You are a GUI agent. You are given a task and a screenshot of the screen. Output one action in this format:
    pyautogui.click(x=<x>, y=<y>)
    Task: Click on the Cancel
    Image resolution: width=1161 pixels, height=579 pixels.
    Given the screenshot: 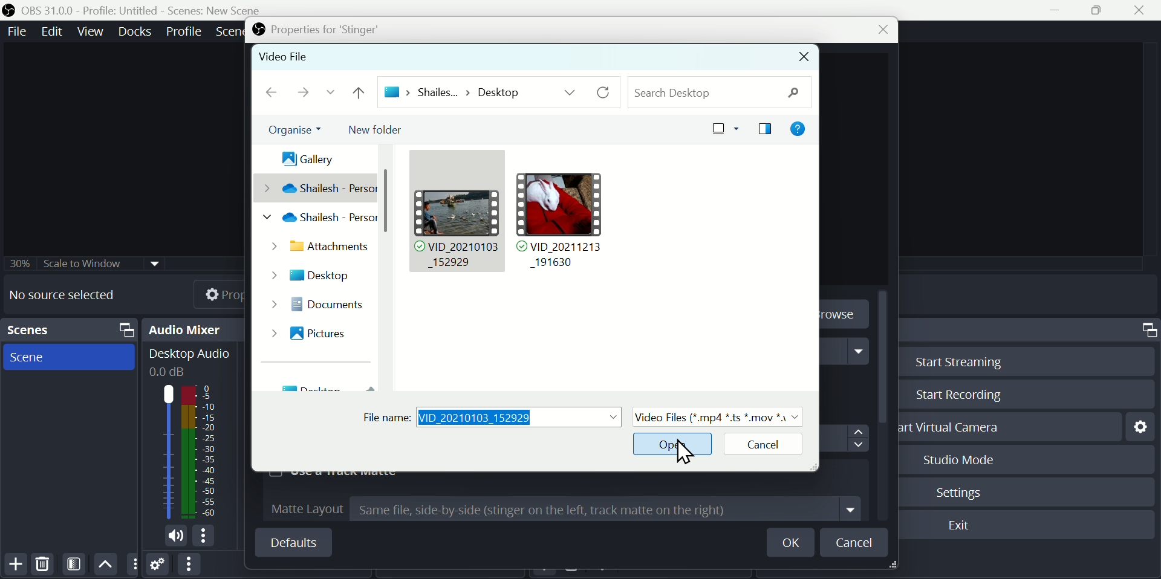 What is the action you would take?
    pyautogui.click(x=856, y=542)
    